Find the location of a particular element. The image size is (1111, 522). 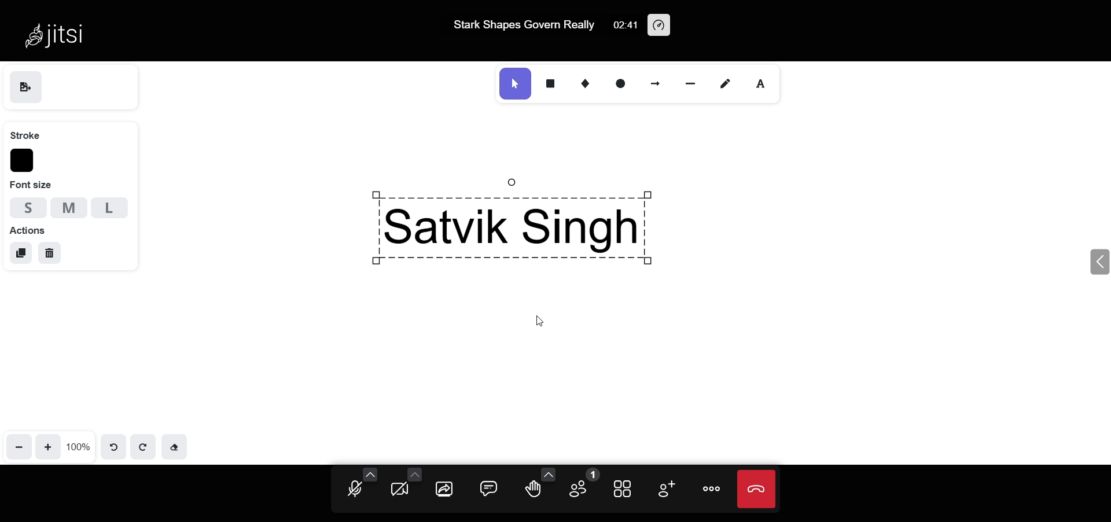

performance setting is located at coordinates (661, 26).